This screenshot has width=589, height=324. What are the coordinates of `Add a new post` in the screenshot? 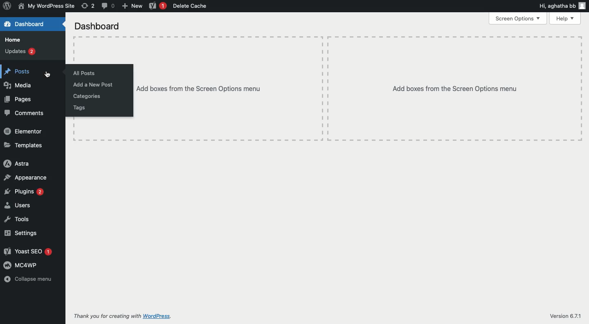 It's located at (94, 85).